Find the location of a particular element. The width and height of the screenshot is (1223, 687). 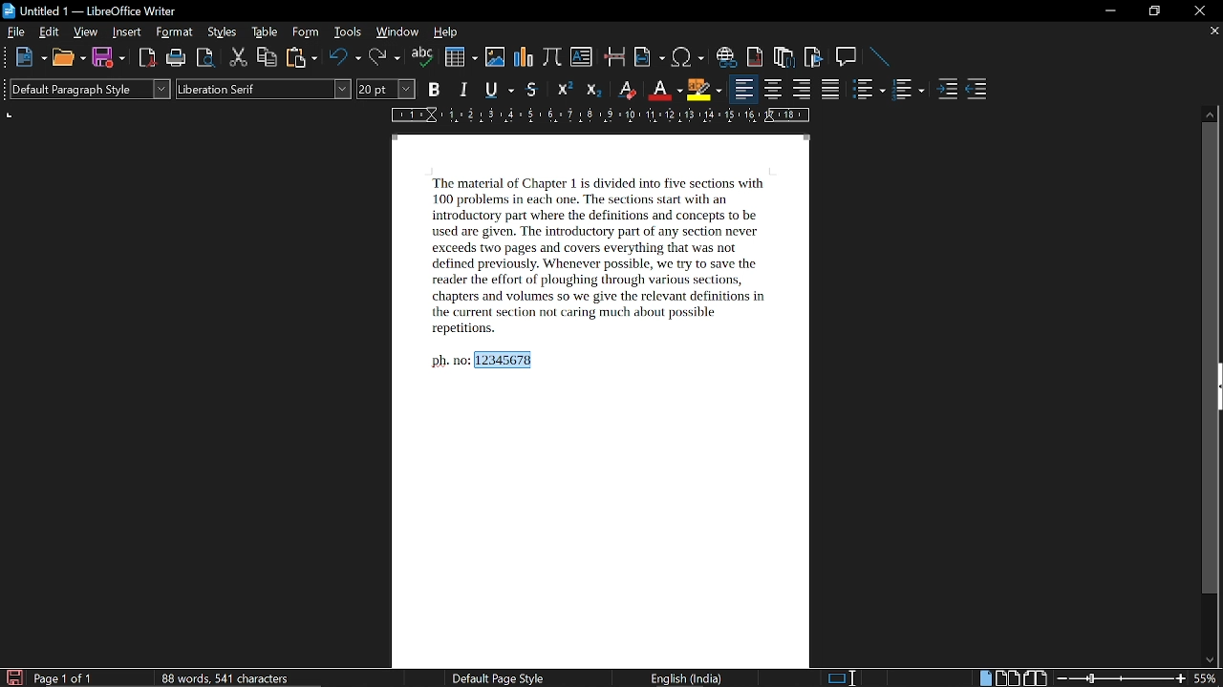

line is located at coordinates (879, 56).